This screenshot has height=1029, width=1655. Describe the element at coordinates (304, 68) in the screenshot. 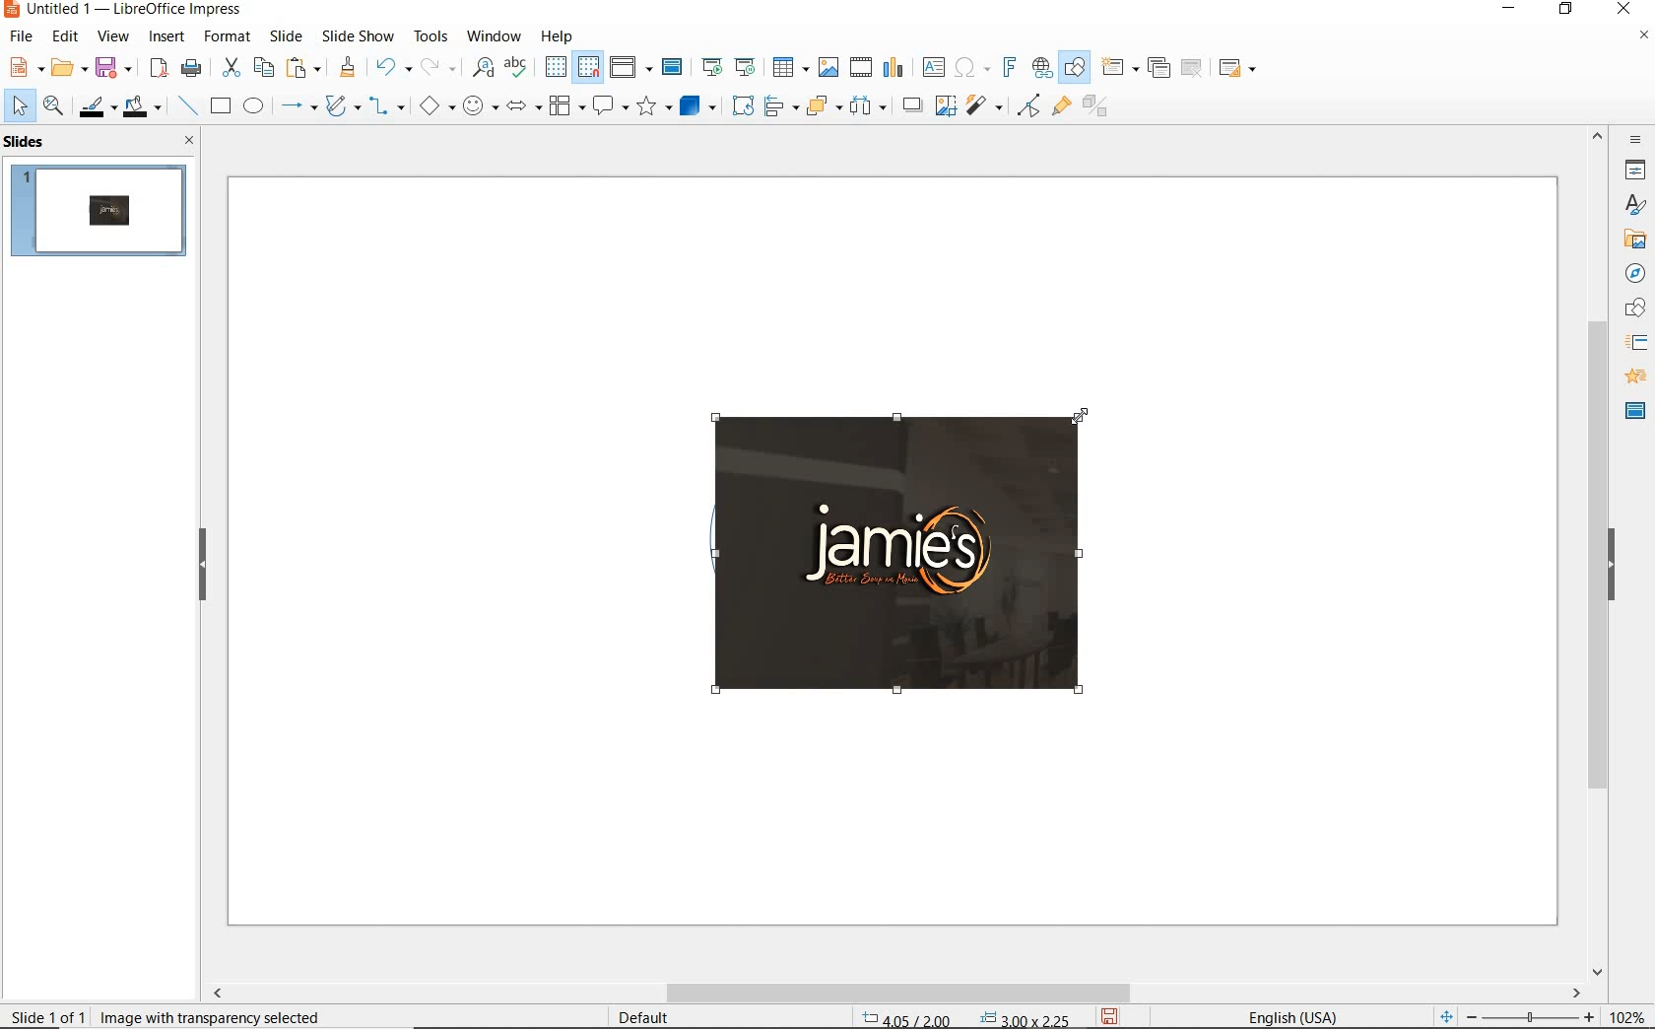

I see `paste` at that location.